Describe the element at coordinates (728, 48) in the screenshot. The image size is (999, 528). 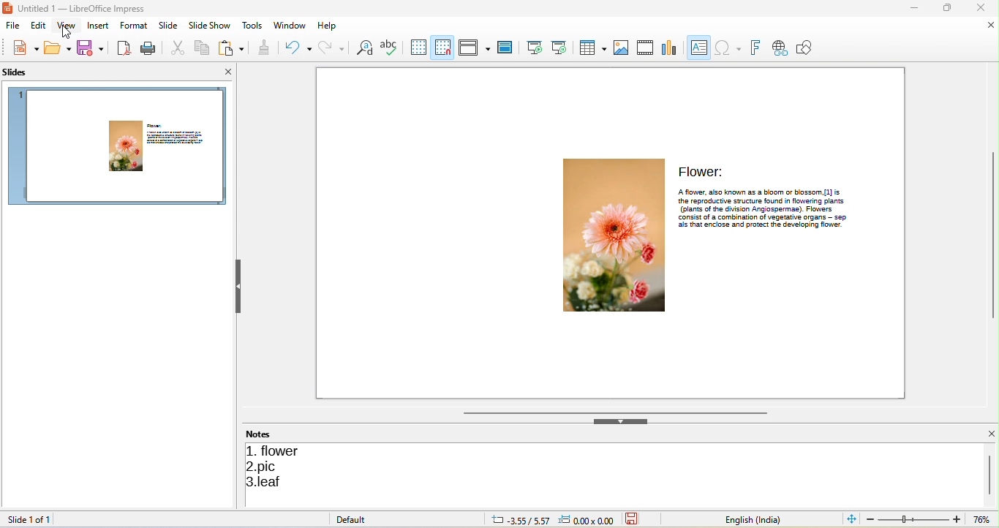
I see `special  character` at that location.